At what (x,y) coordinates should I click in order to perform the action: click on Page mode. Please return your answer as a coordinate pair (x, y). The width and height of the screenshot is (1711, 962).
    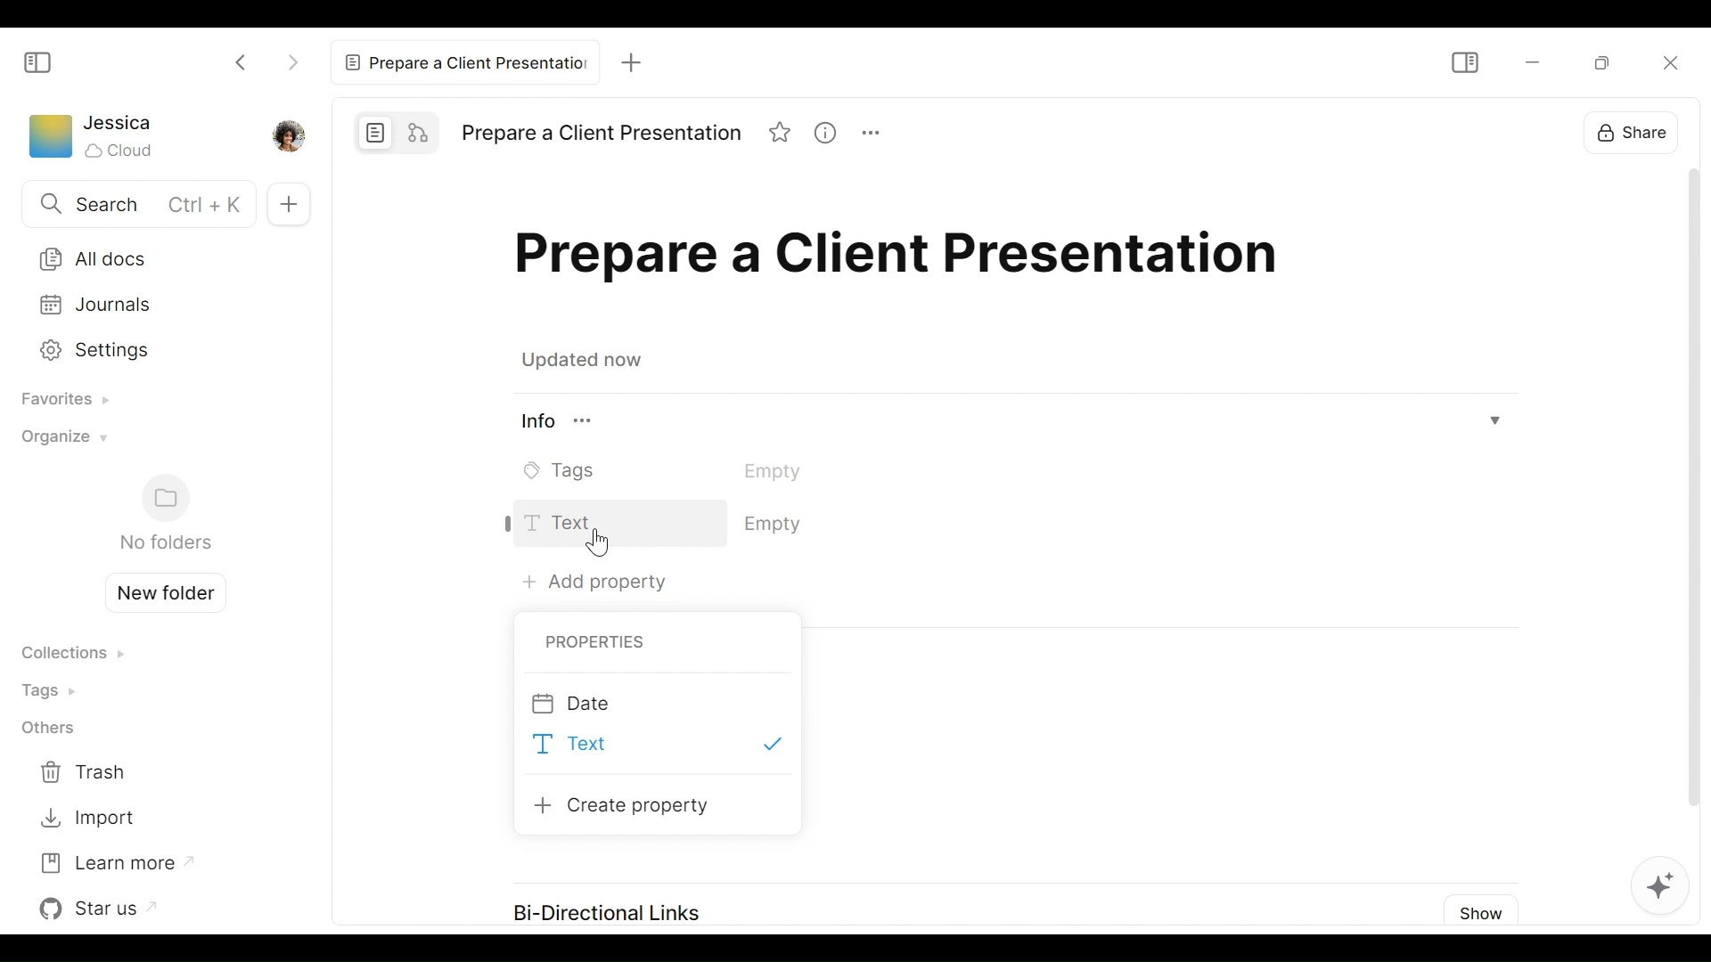
    Looking at the image, I should click on (376, 132).